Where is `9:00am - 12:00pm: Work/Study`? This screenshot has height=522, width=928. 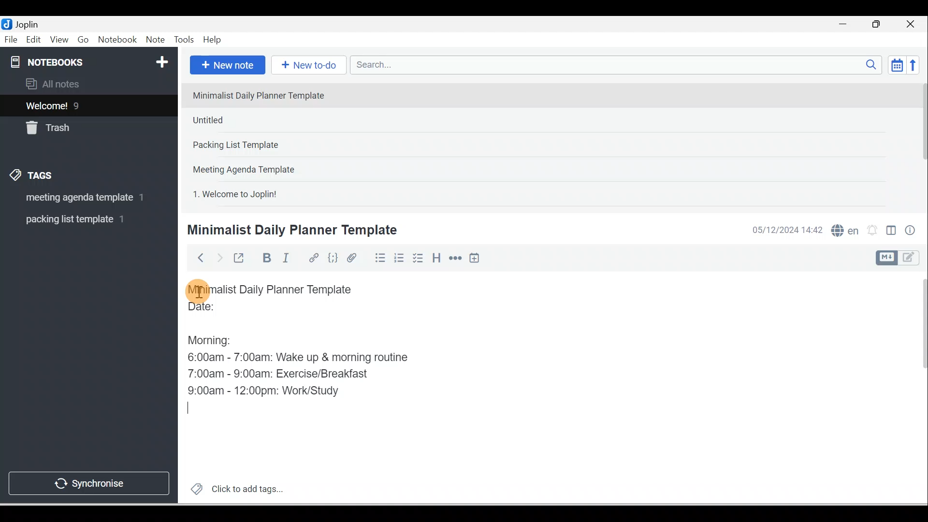
9:00am - 12:00pm: Work/Study is located at coordinates (267, 391).